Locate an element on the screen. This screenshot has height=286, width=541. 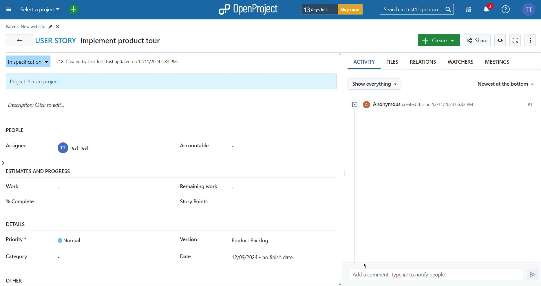
Parent new website is located at coordinates (34, 25).